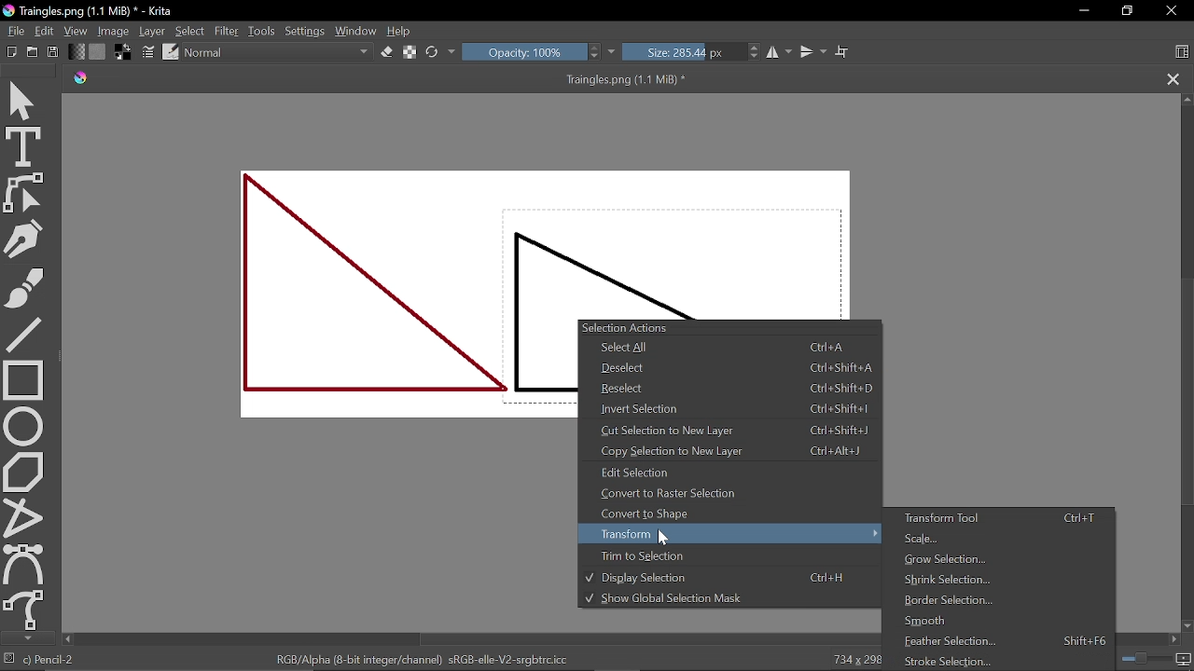  I want to click on Save, so click(54, 52).